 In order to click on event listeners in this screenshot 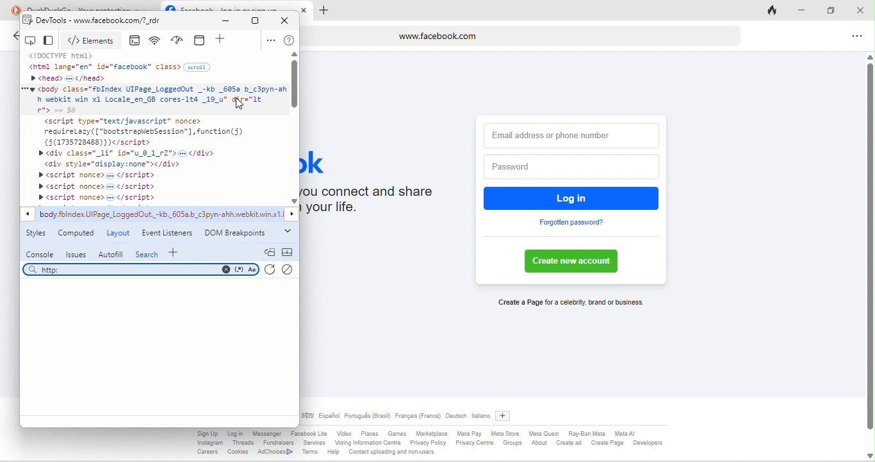, I will do `click(169, 232)`.